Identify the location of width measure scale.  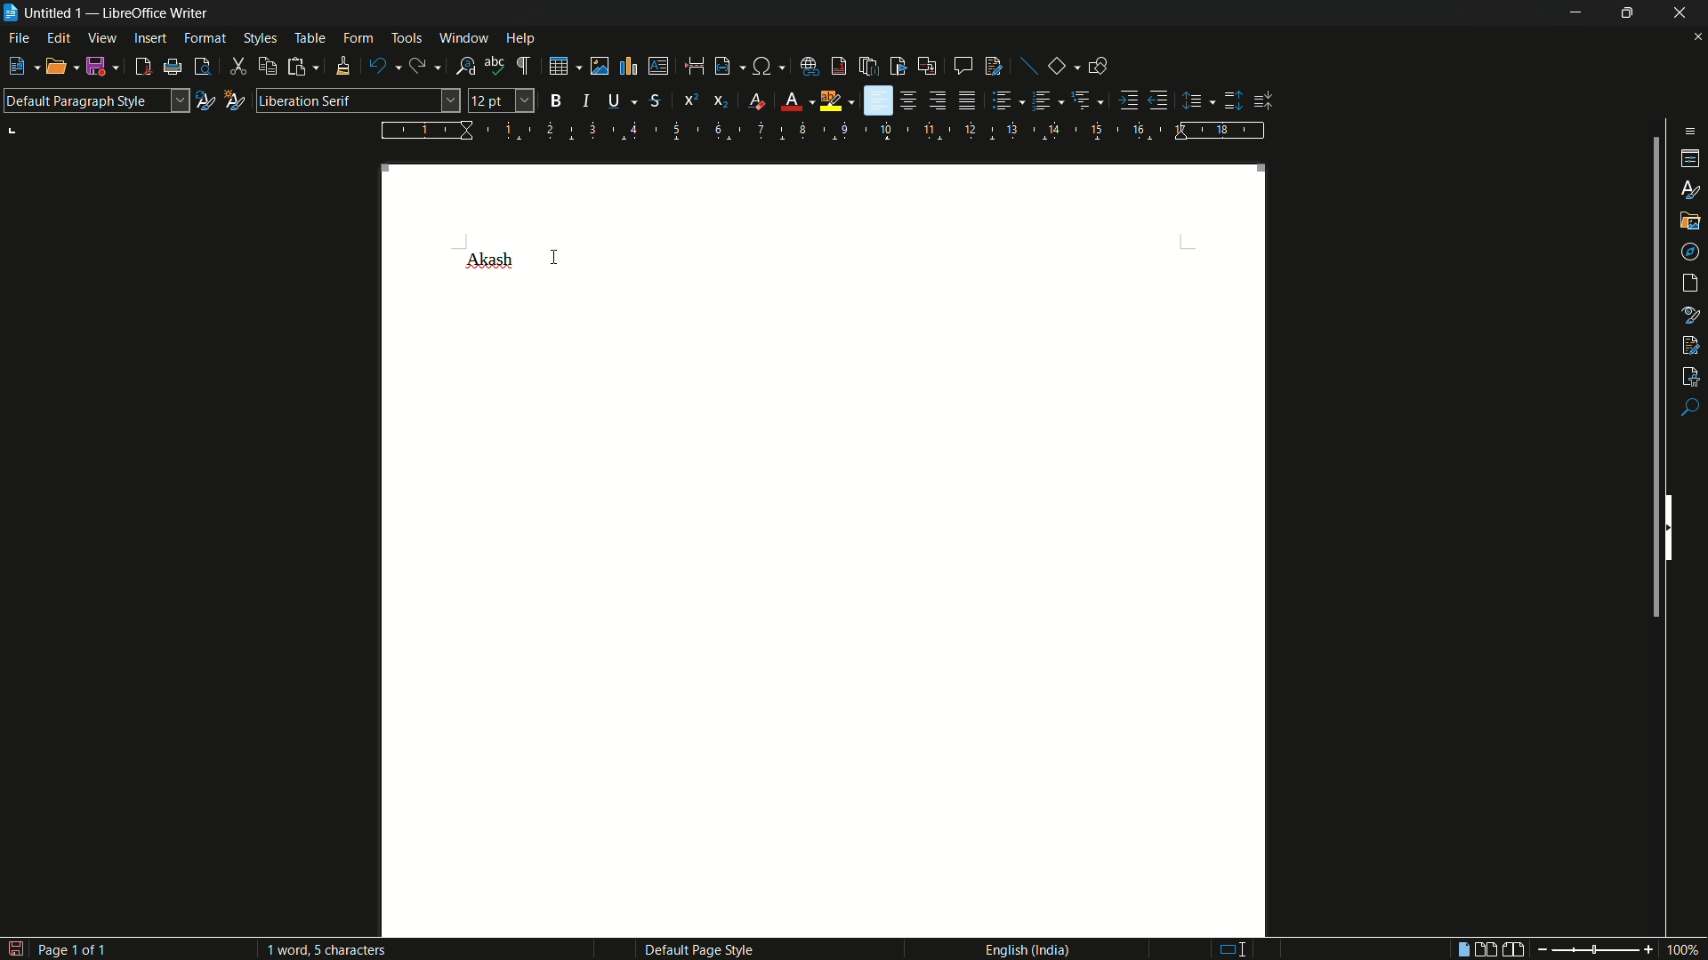
(825, 131).